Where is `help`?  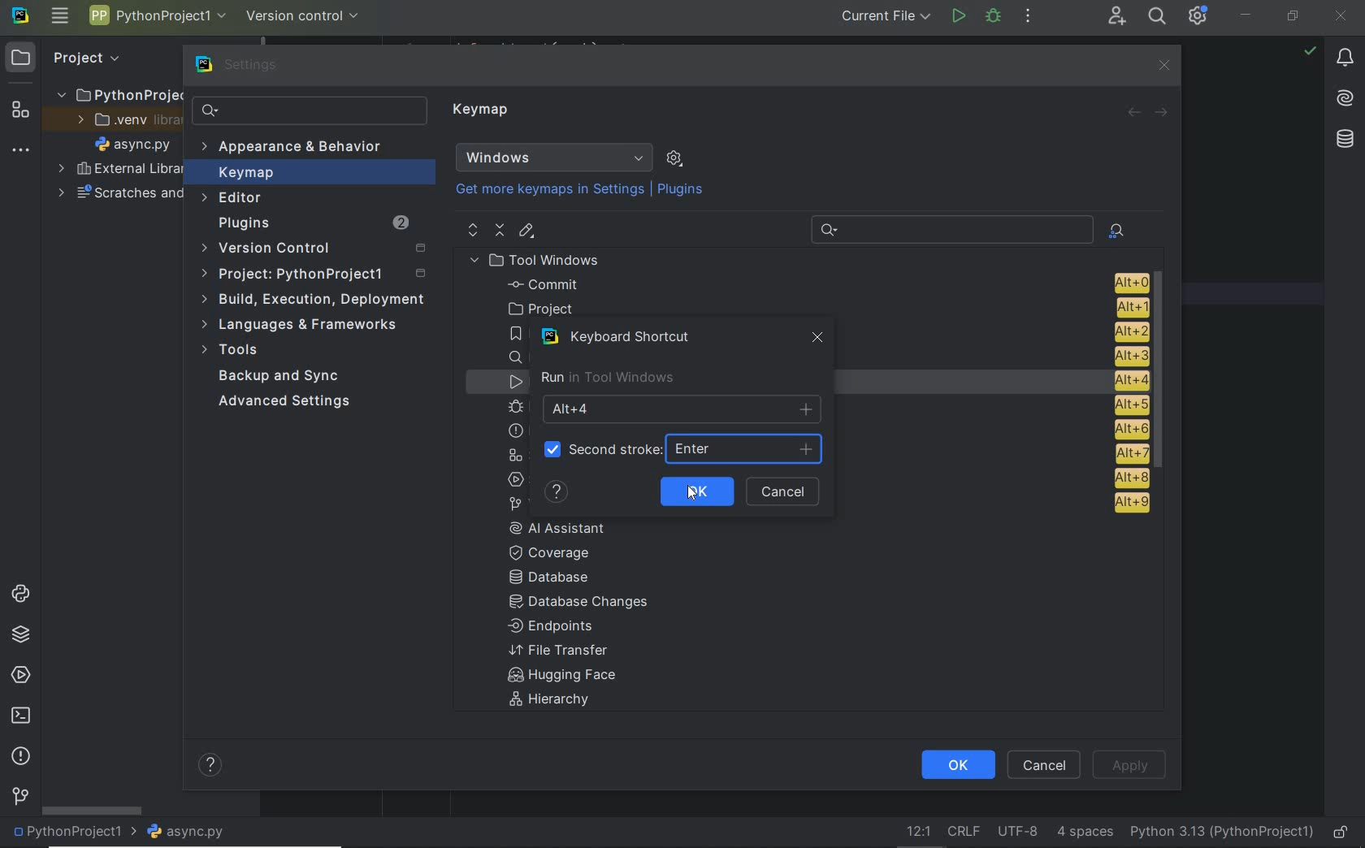
help is located at coordinates (557, 492).